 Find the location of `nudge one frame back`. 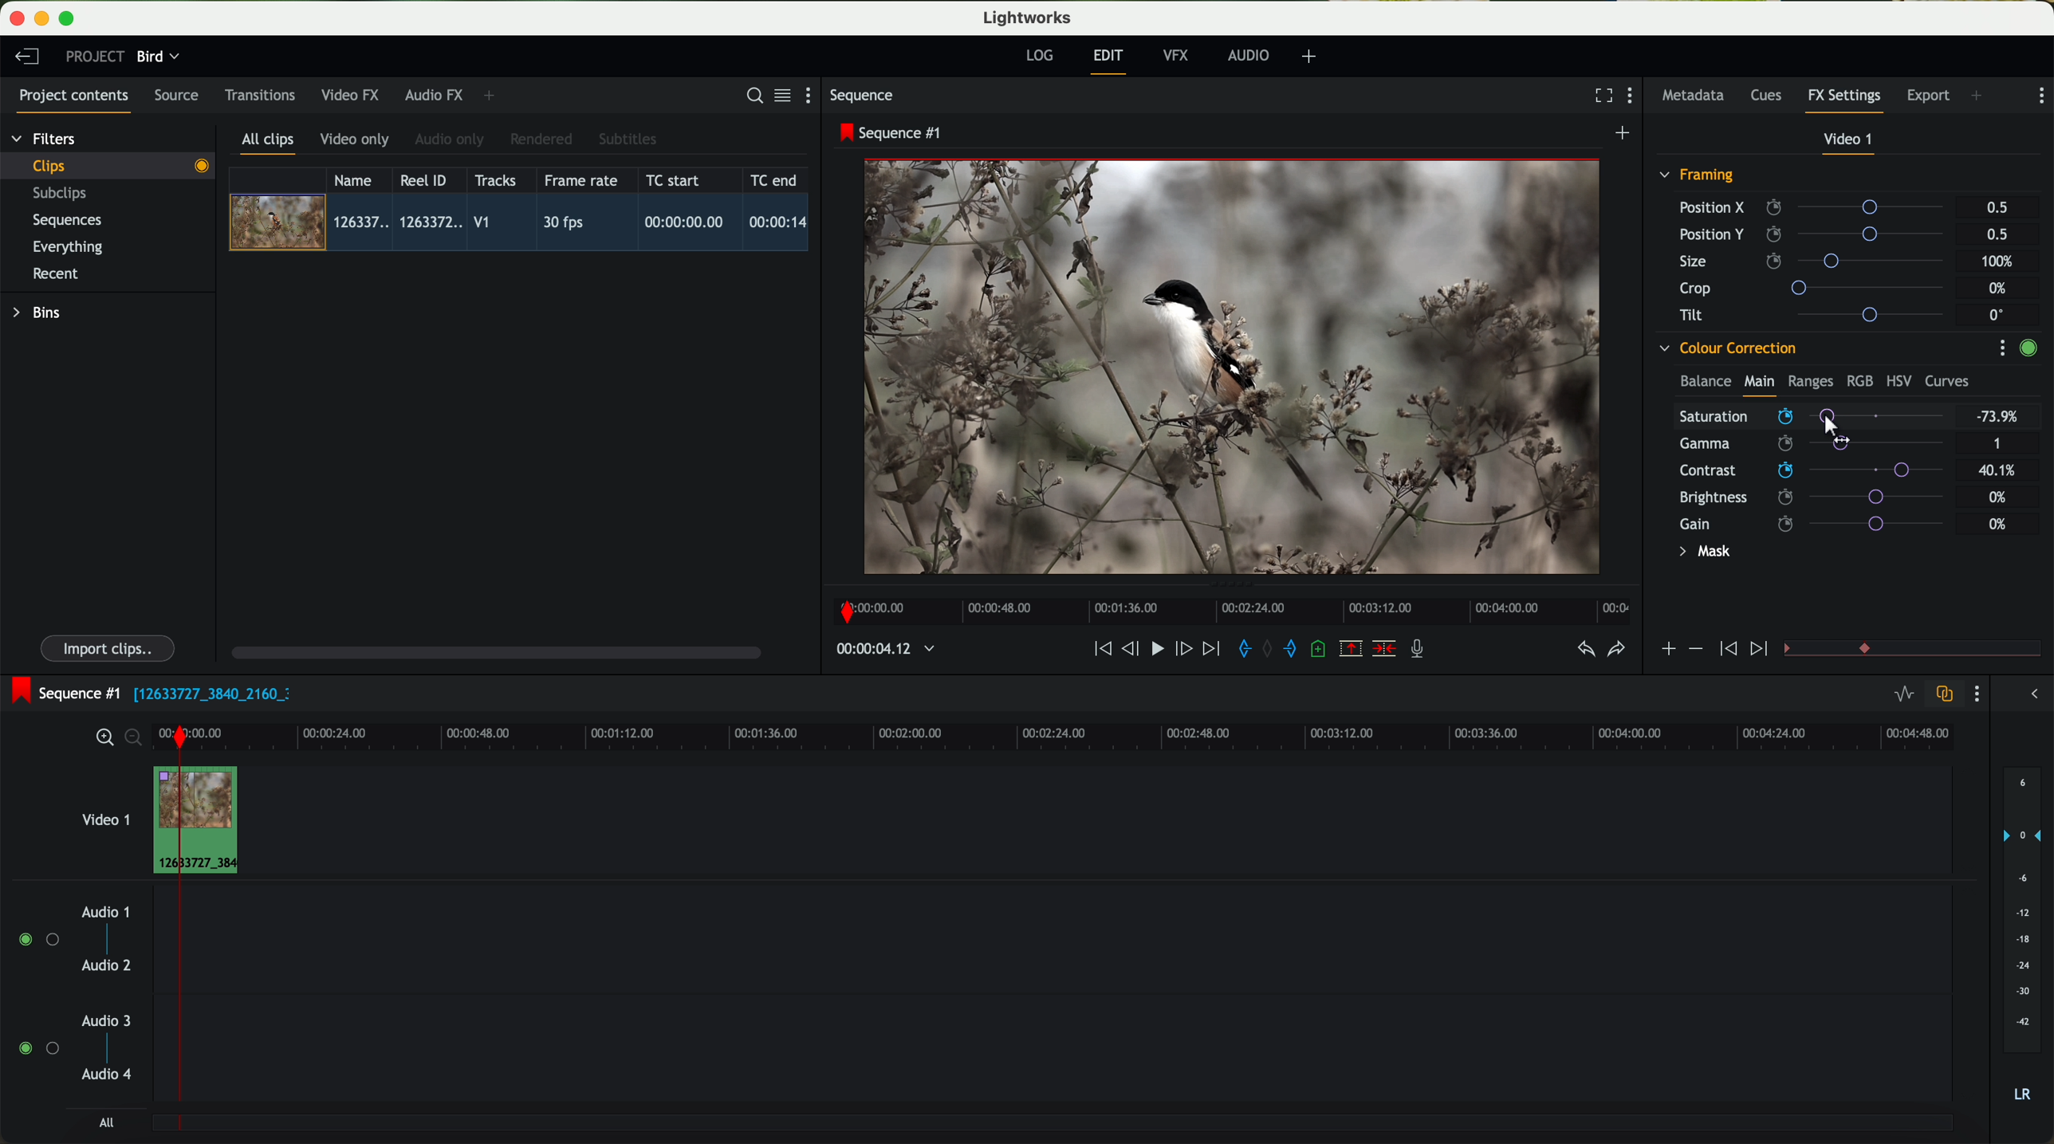

nudge one frame back is located at coordinates (1133, 651).